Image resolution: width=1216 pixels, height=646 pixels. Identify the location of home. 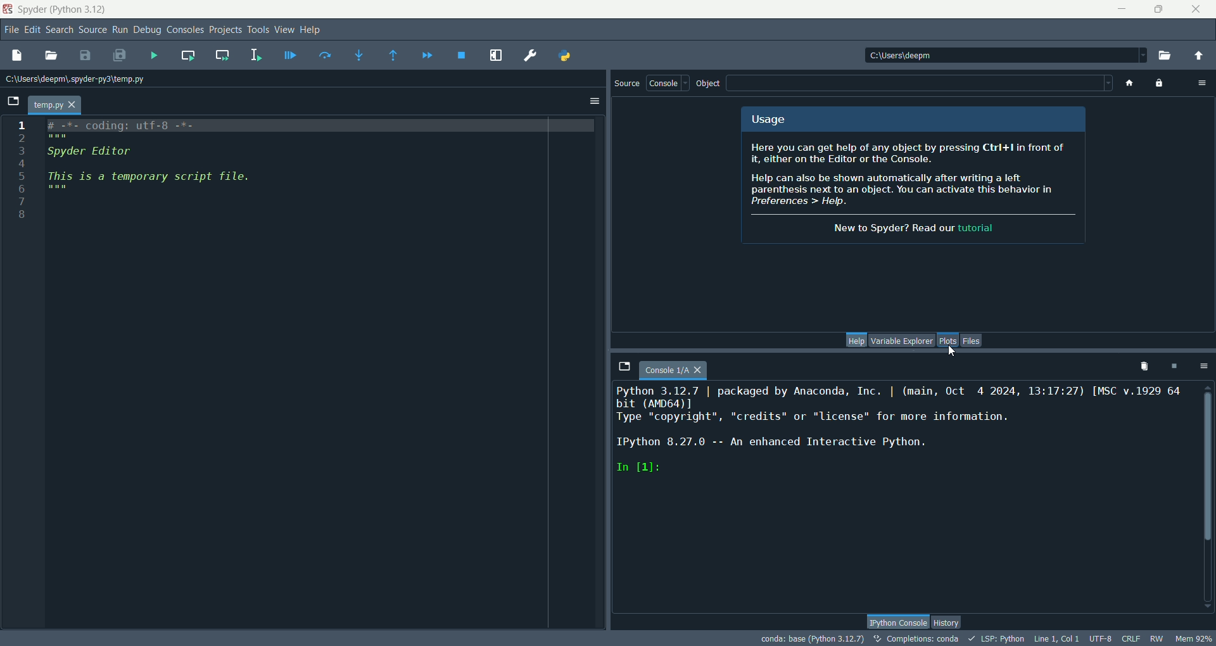
(1127, 84).